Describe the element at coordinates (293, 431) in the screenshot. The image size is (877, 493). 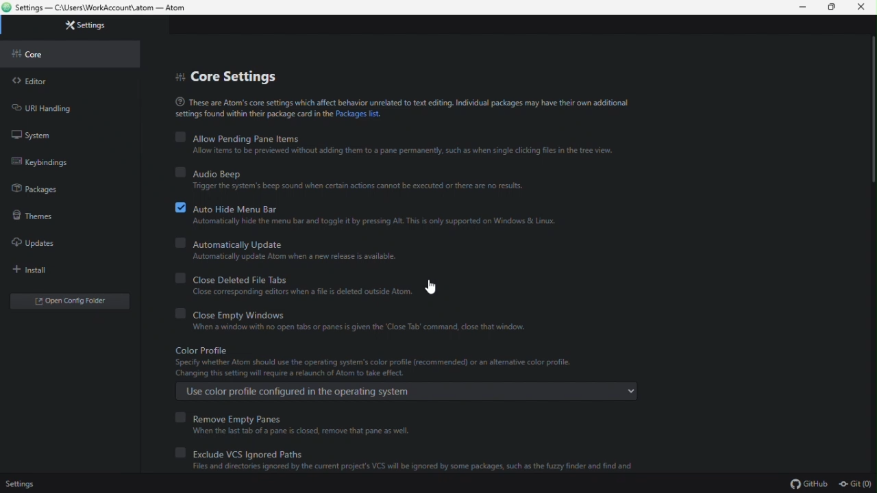
I see `when the last tab of a pane is closed remove that pane as well.` at that location.